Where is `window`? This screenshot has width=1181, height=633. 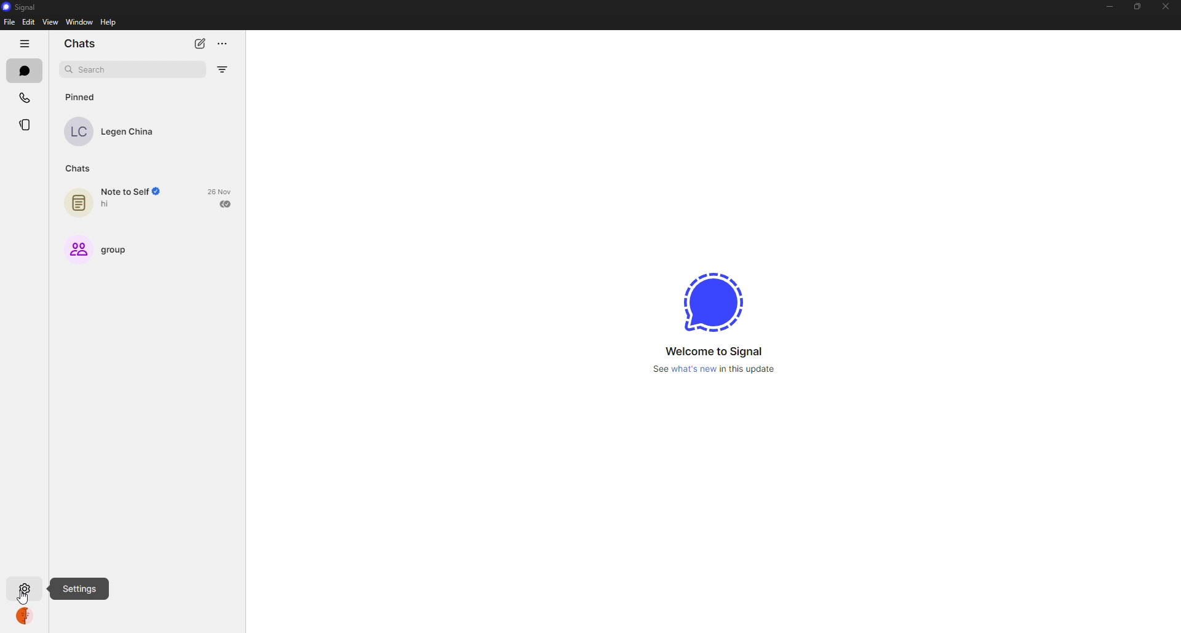
window is located at coordinates (79, 23).